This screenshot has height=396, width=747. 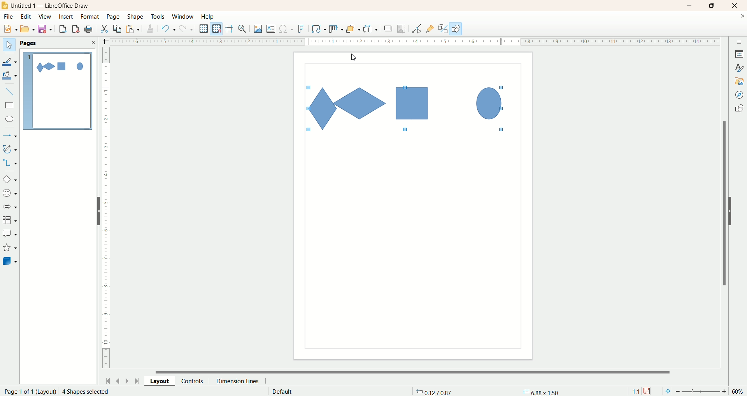 I want to click on fontwork text, so click(x=302, y=29).